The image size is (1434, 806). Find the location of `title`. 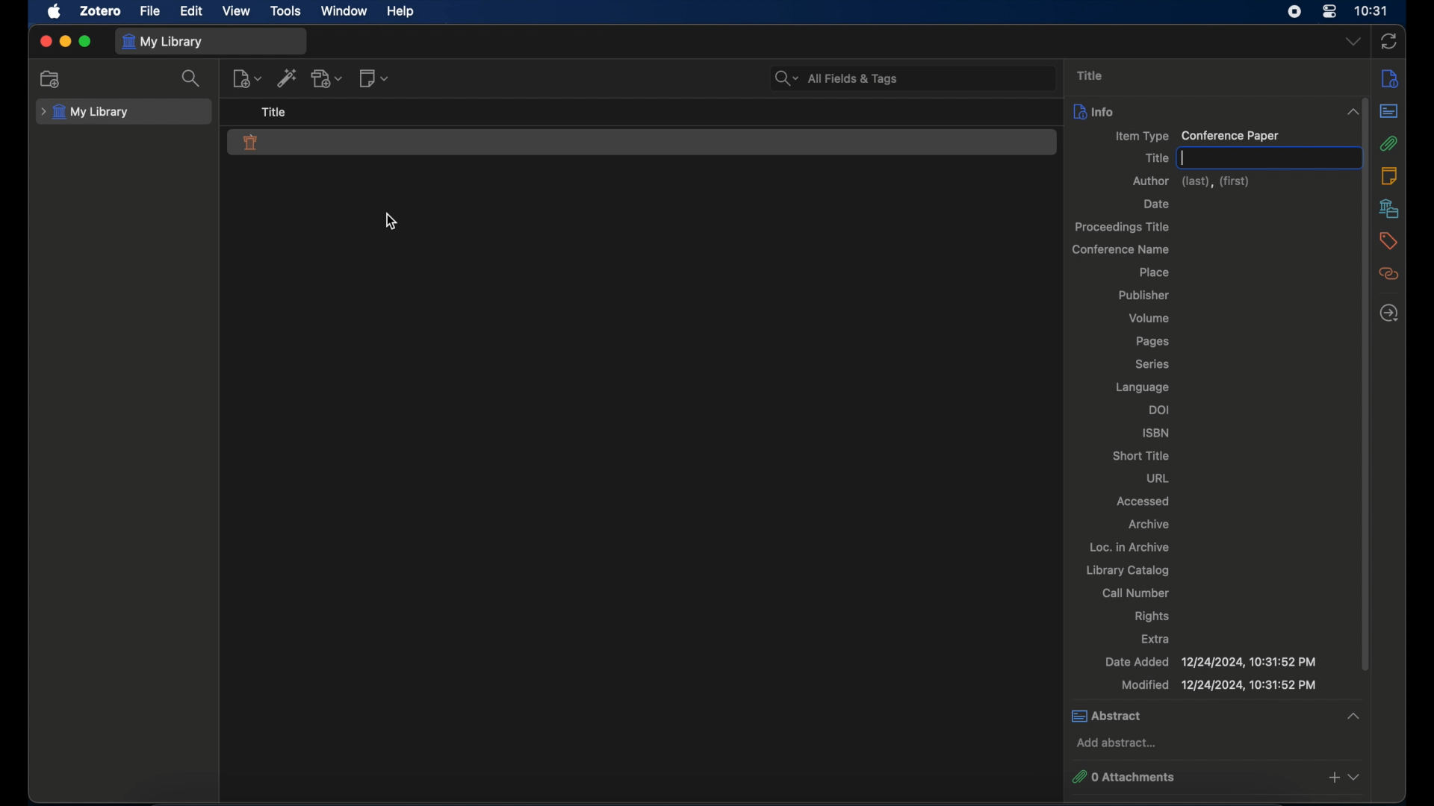

title is located at coordinates (1090, 75).